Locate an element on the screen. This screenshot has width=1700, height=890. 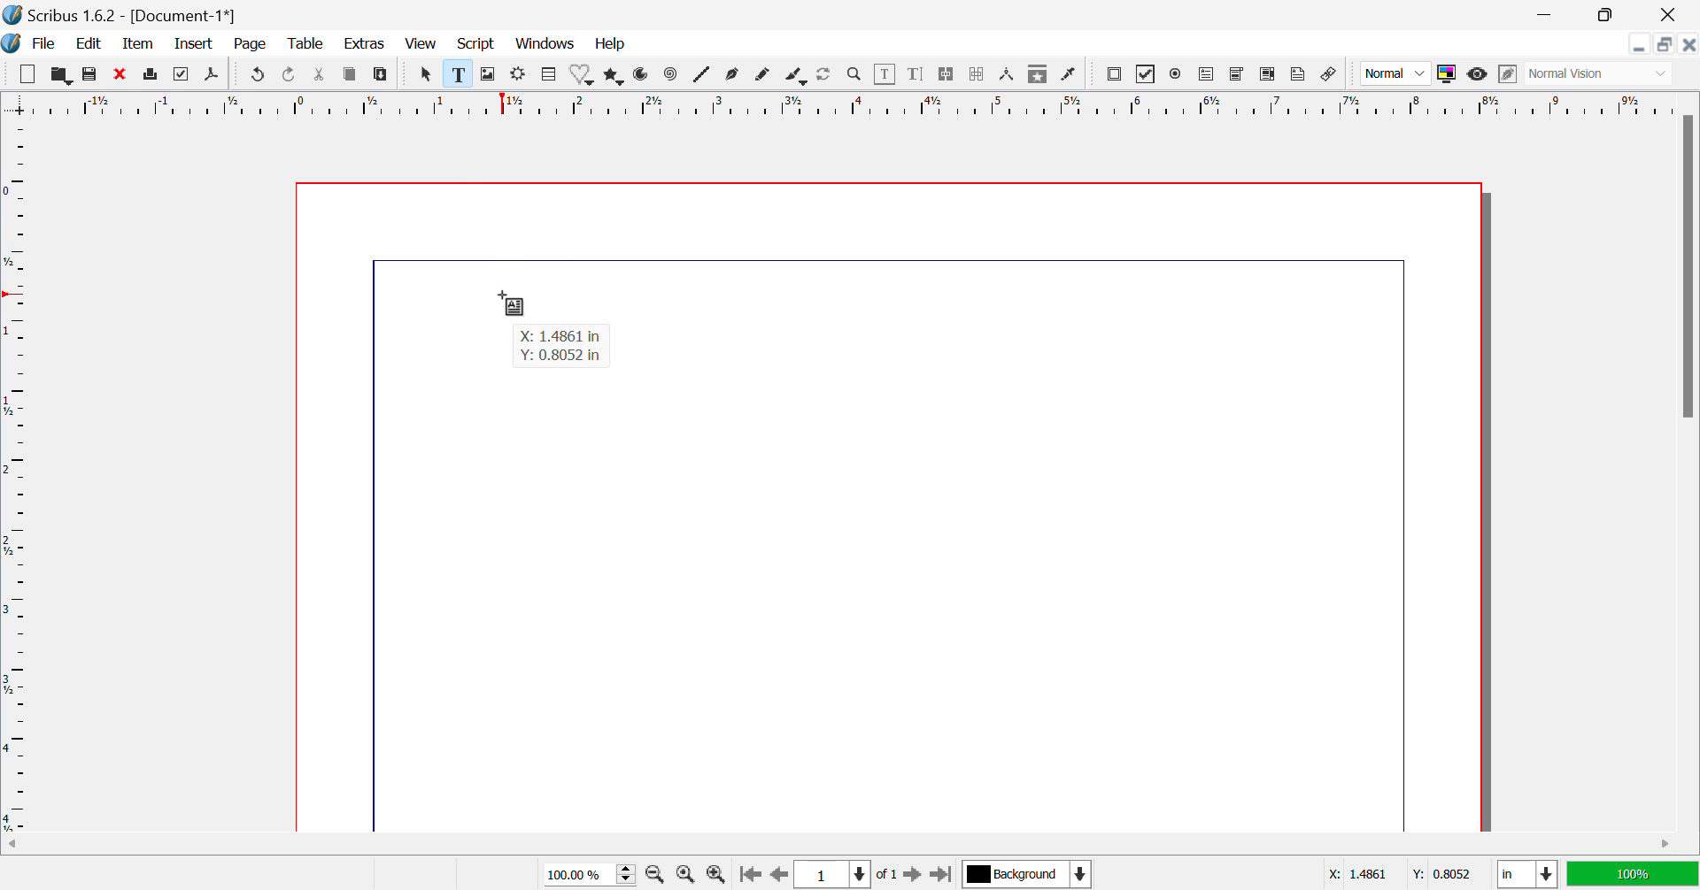
Minimize is located at coordinates (1606, 13).